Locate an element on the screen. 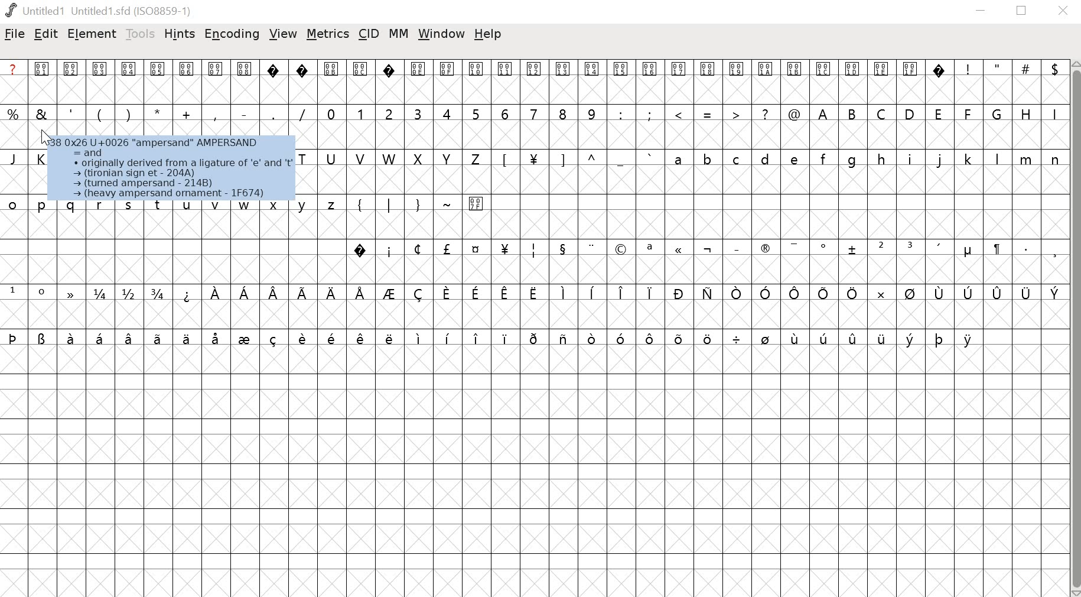  symbol is located at coordinates (43, 338).